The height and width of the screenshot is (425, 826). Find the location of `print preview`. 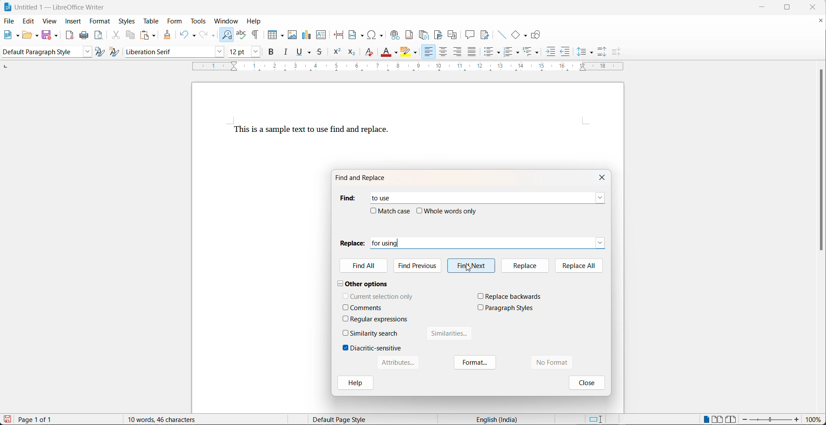

print preview is located at coordinates (99, 36).